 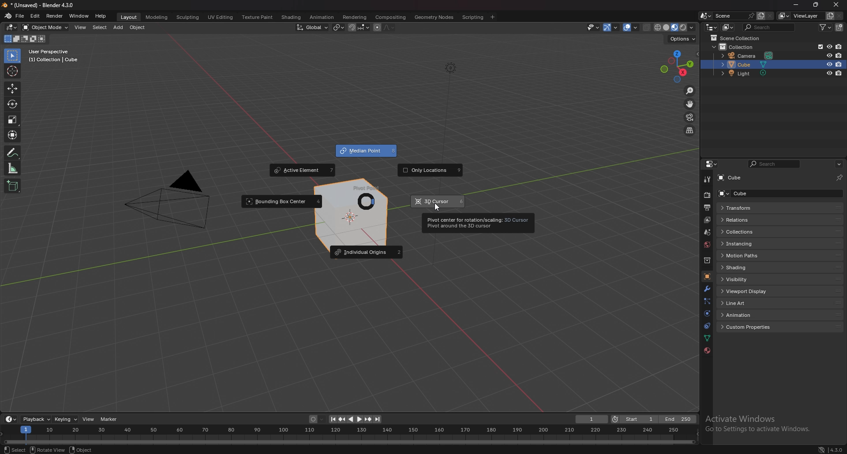 What do you see at coordinates (303, 170) in the screenshot?
I see `acctive element` at bounding box center [303, 170].